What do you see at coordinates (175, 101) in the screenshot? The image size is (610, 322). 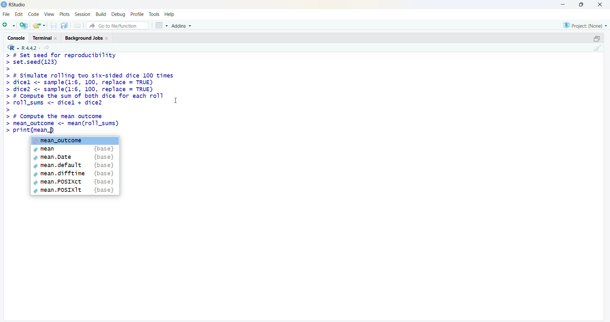 I see `cursor` at bounding box center [175, 101].